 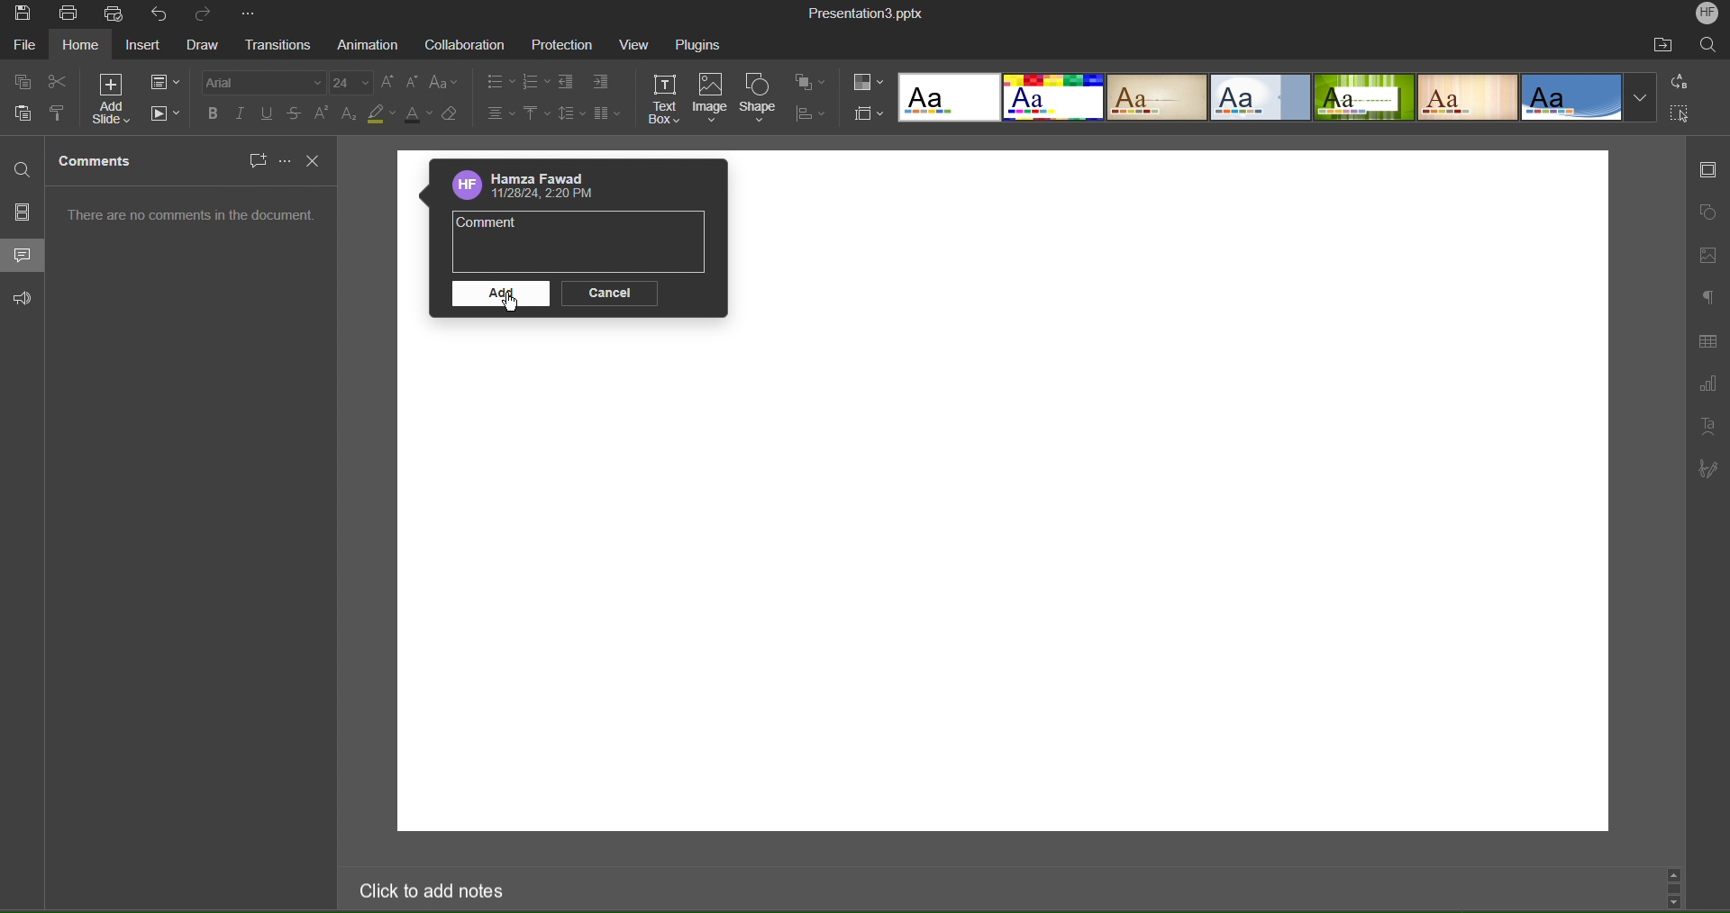 I want to click on Comments, so click(x=23, y=254).